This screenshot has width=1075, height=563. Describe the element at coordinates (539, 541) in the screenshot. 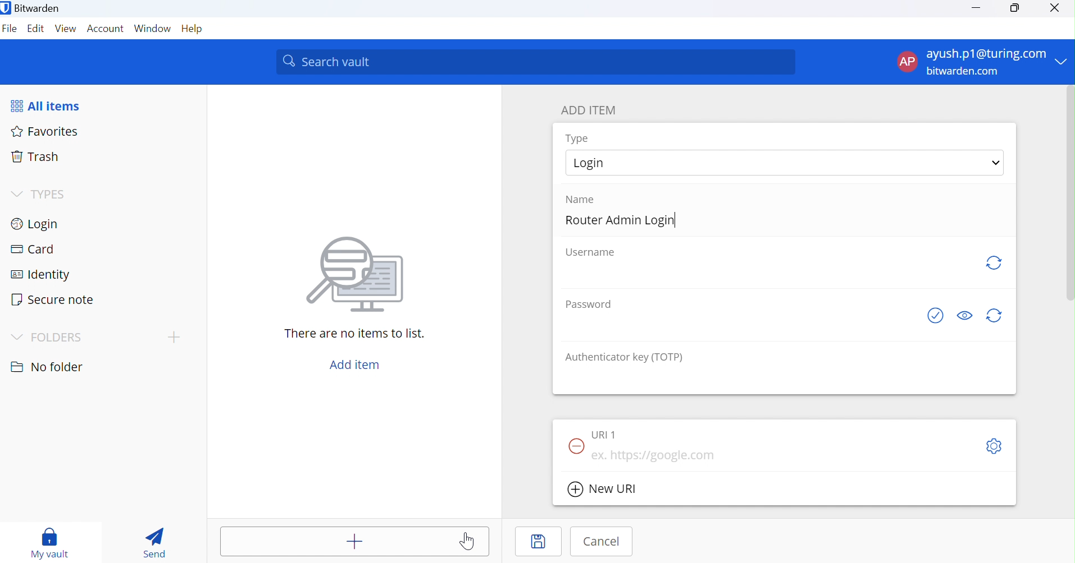

I see `Save` at that location.